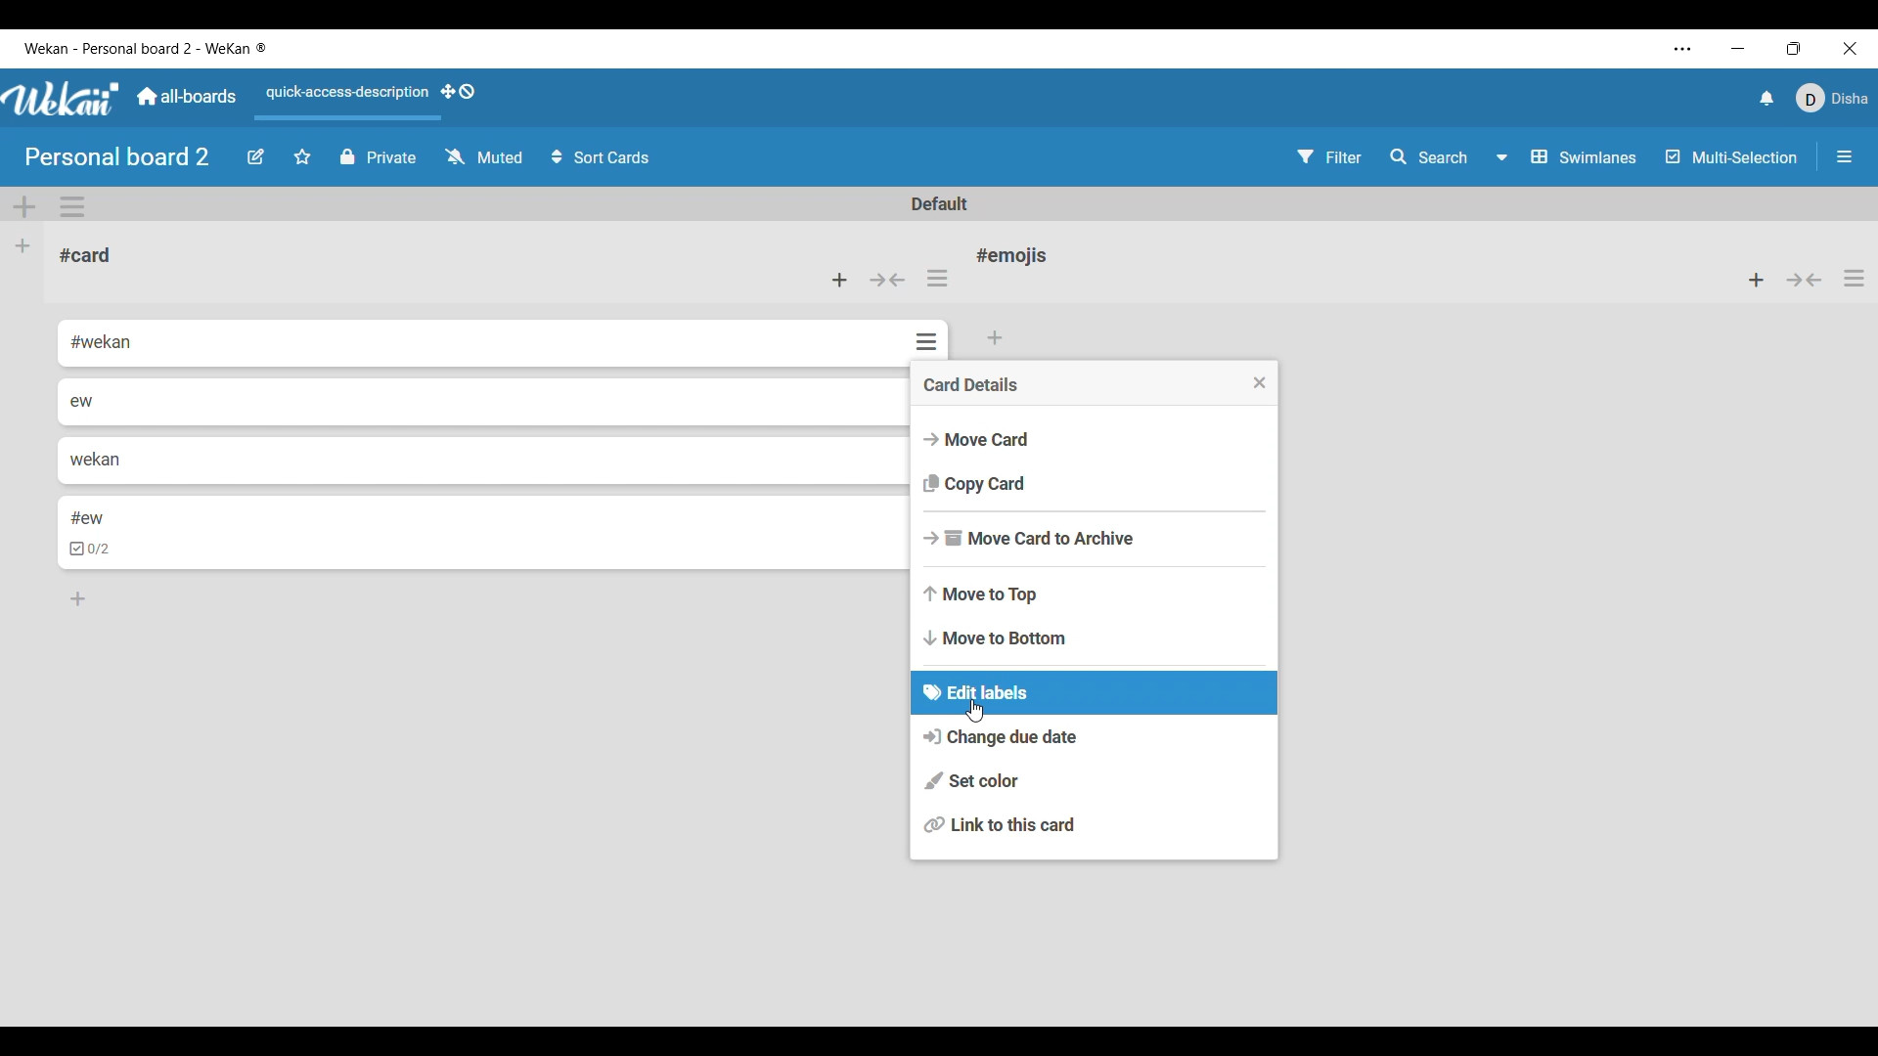 This screenshot has height=1056, width=1878. What do you see at coordinates (1756, 280) in the screenshot?
I see `Add card to top of list` at bounding box center [1756, 280].